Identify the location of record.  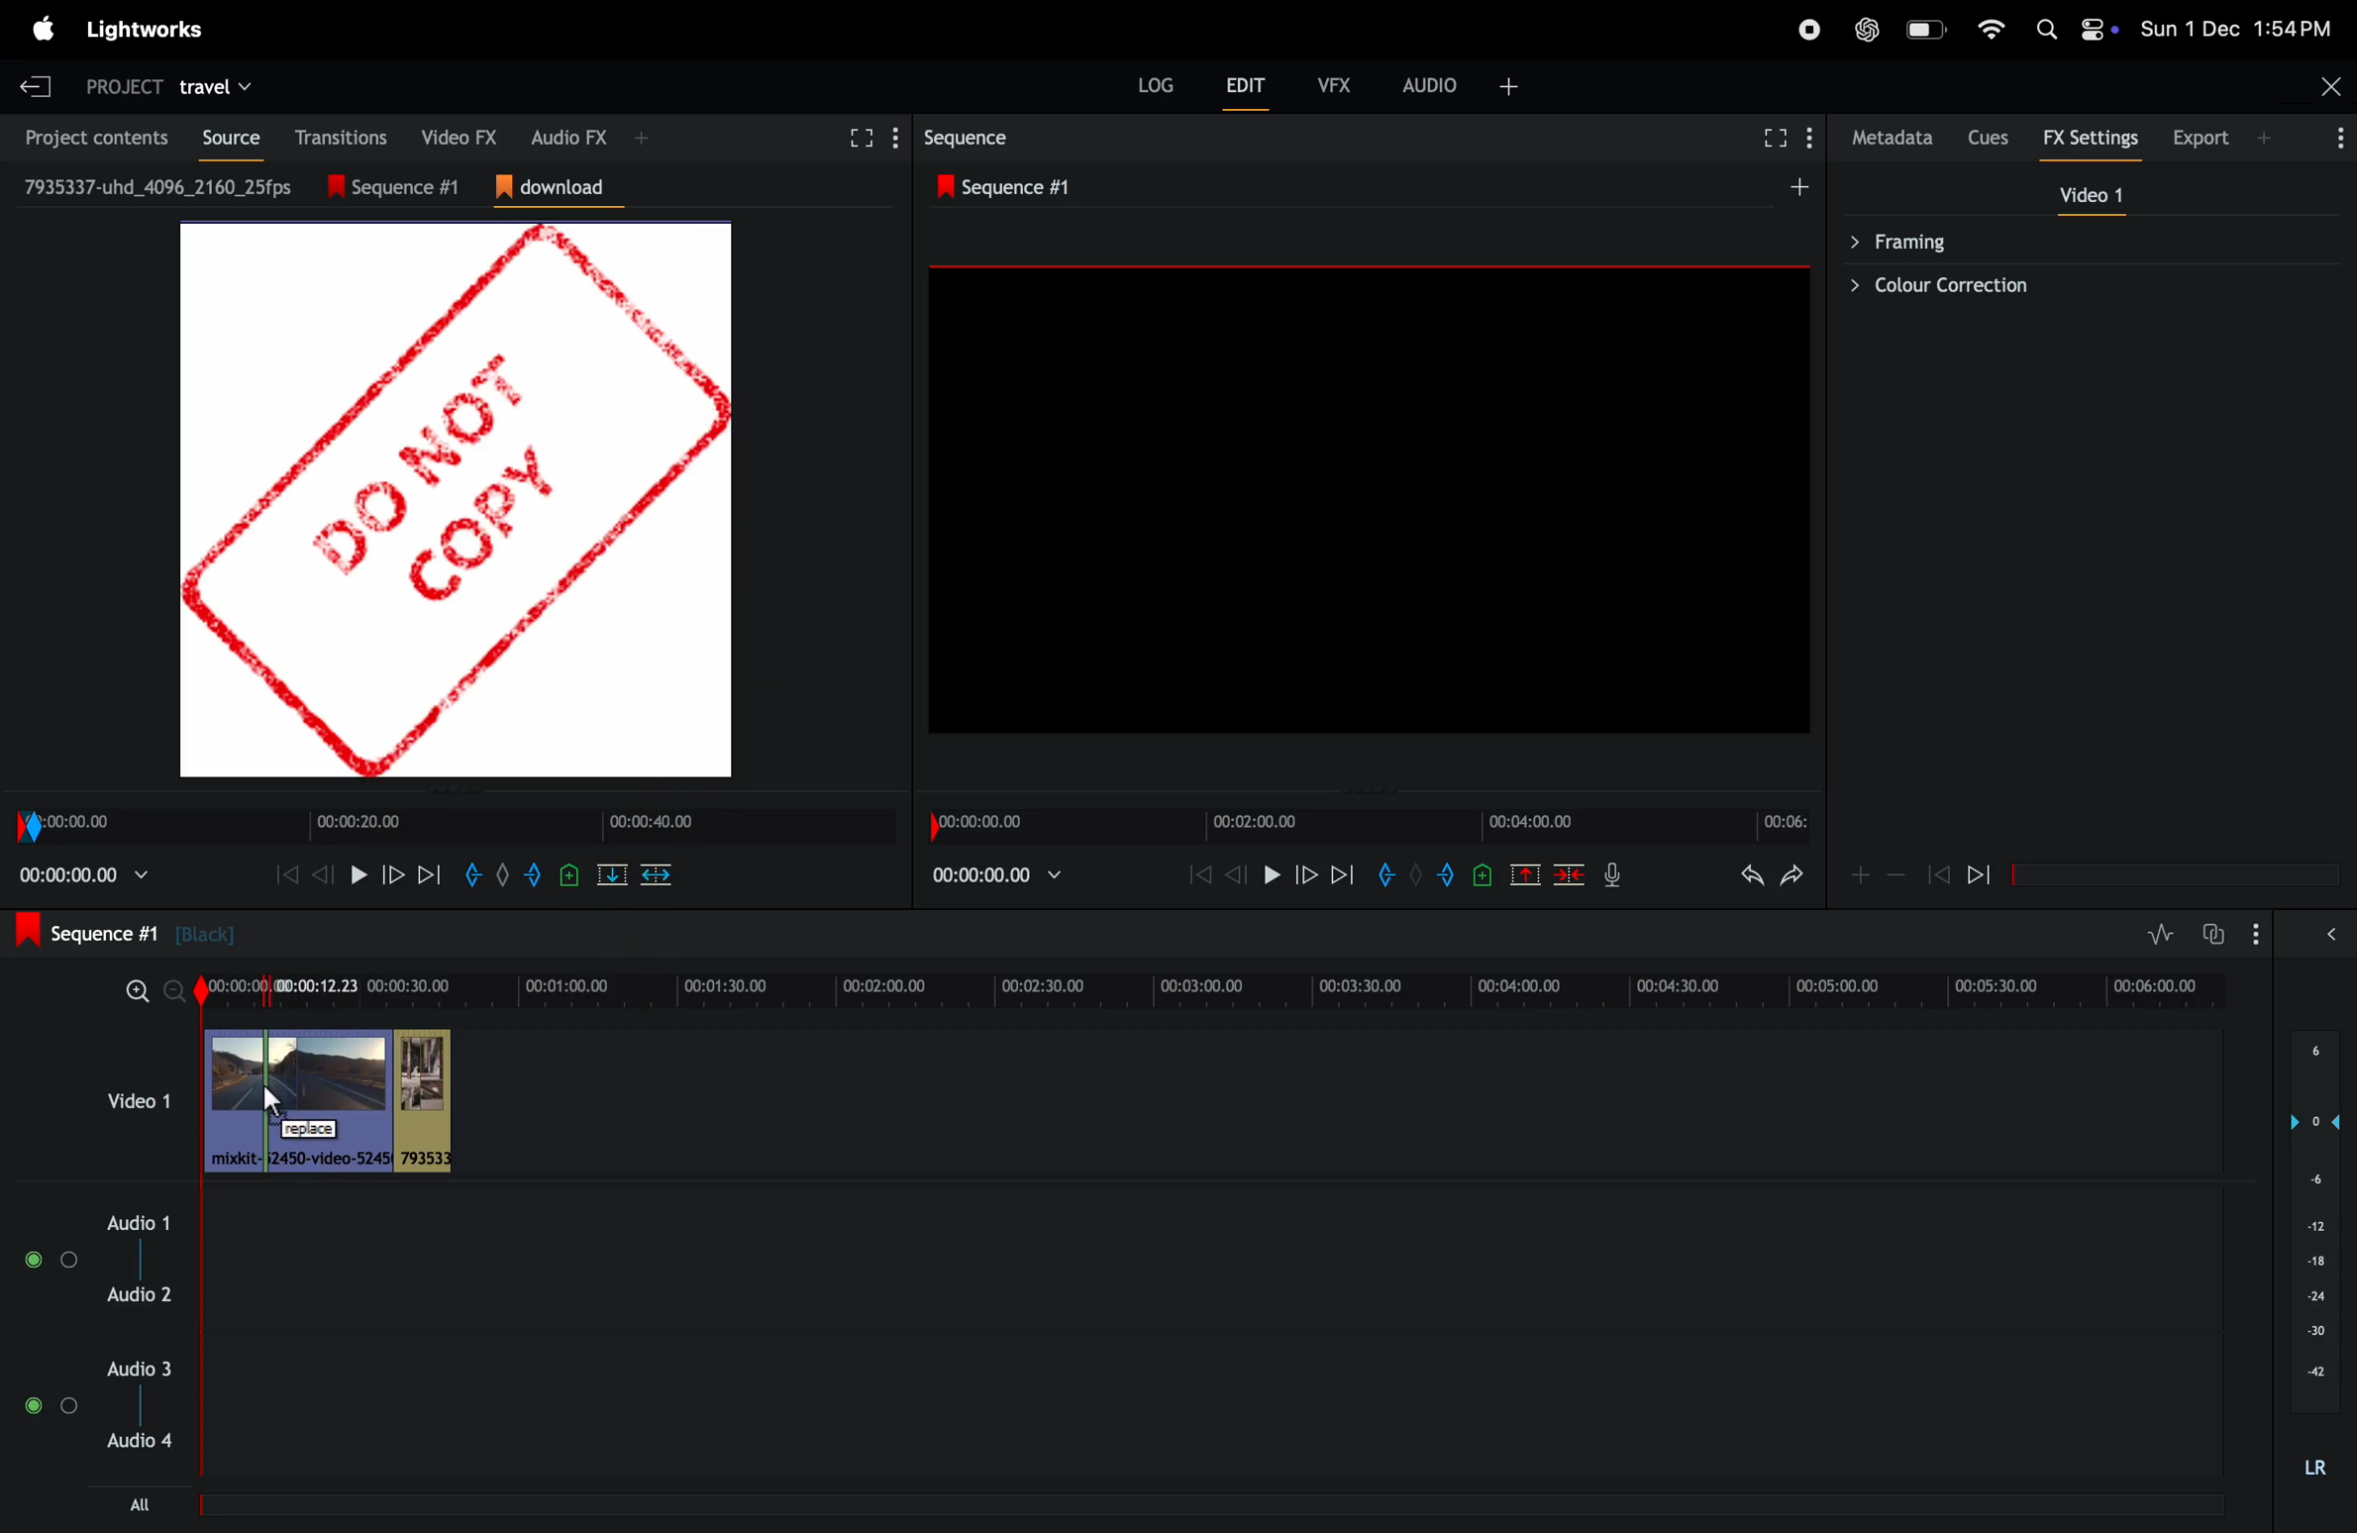
(1809, 30).